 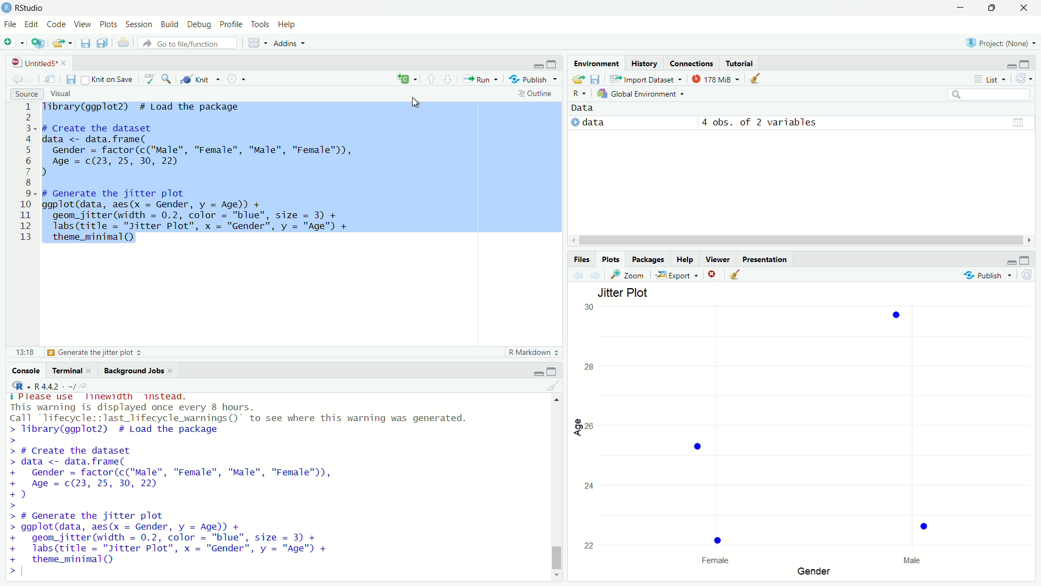 I want to click on go back to the previous source location, so click(x=12, y=78).